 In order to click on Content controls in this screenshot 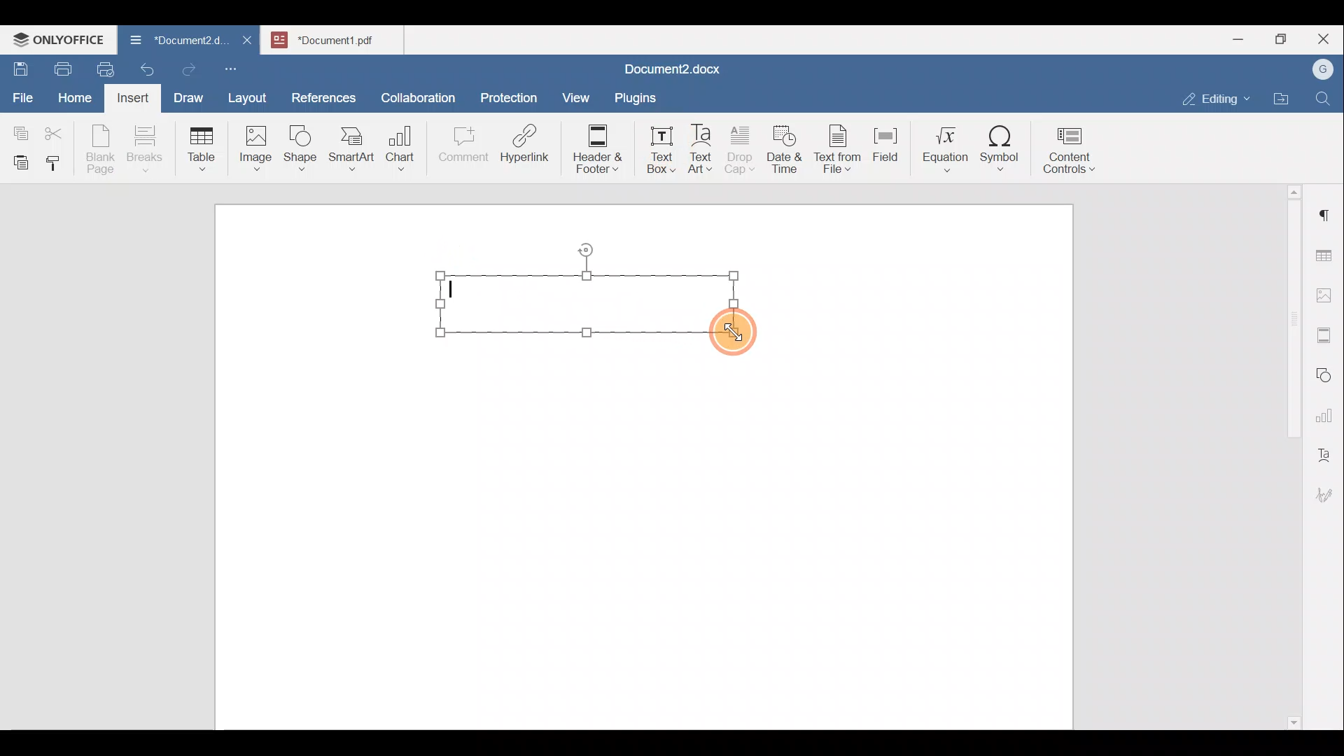, I will do `click(1072, 155)`.